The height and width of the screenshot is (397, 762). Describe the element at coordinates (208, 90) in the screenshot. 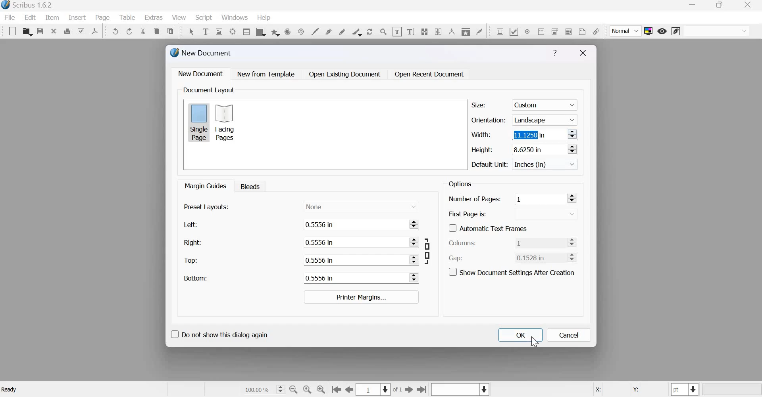

I see `Document Layout` at that location.